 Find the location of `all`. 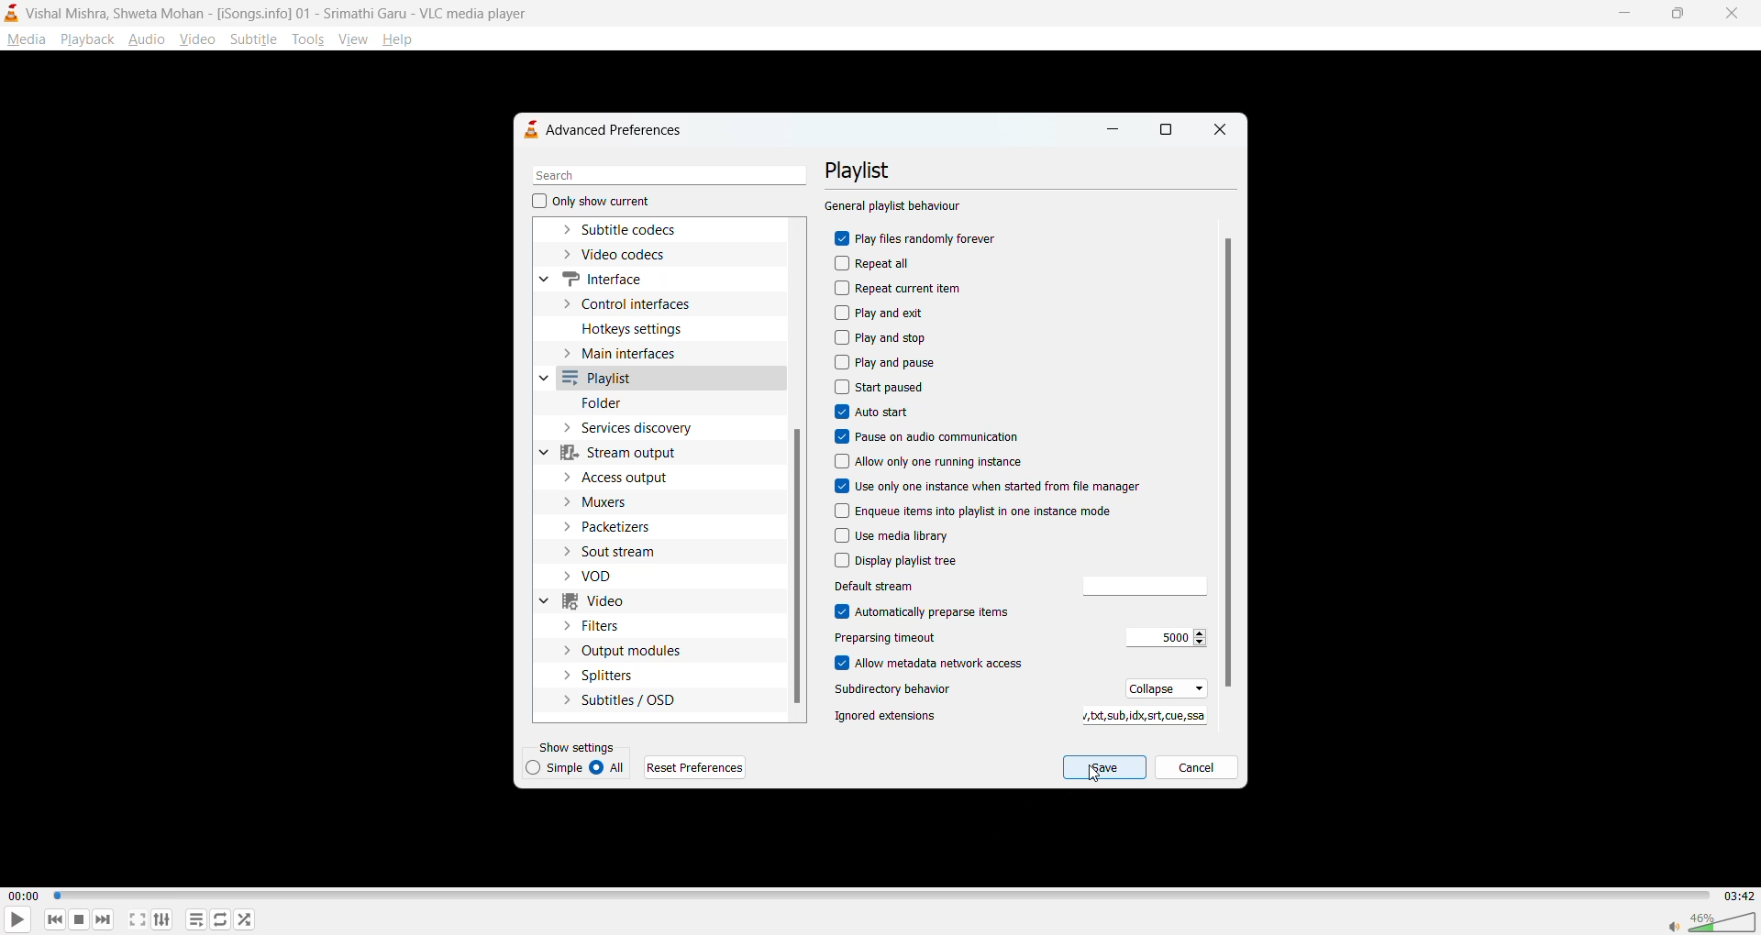

all is located at coordinates (612, 768).